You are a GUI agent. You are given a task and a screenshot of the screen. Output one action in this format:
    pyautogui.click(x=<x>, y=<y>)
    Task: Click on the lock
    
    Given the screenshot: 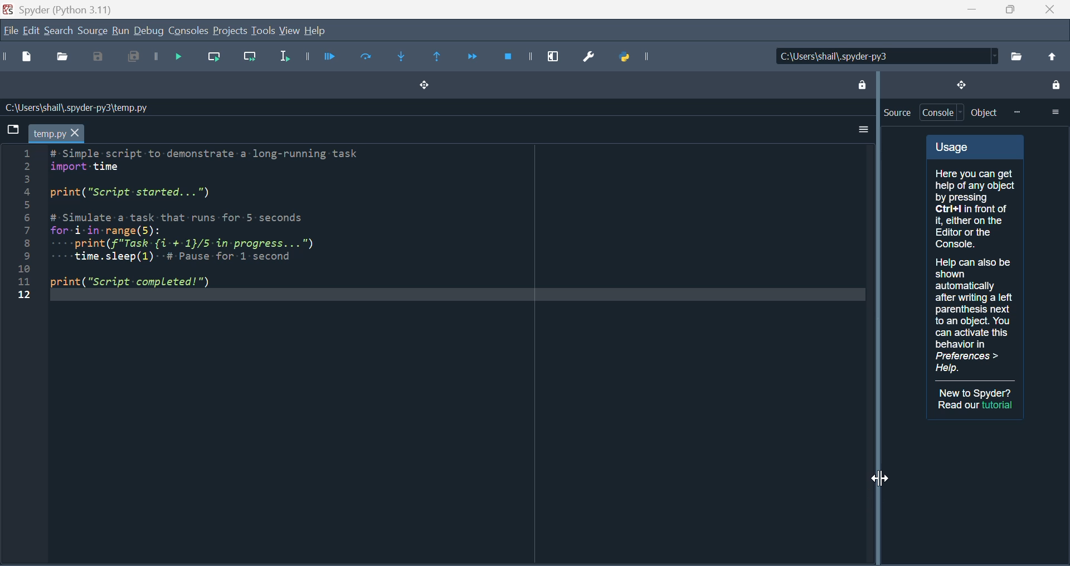 What is the action you would take?
    pyautogui.click(x=861, y=83)
    